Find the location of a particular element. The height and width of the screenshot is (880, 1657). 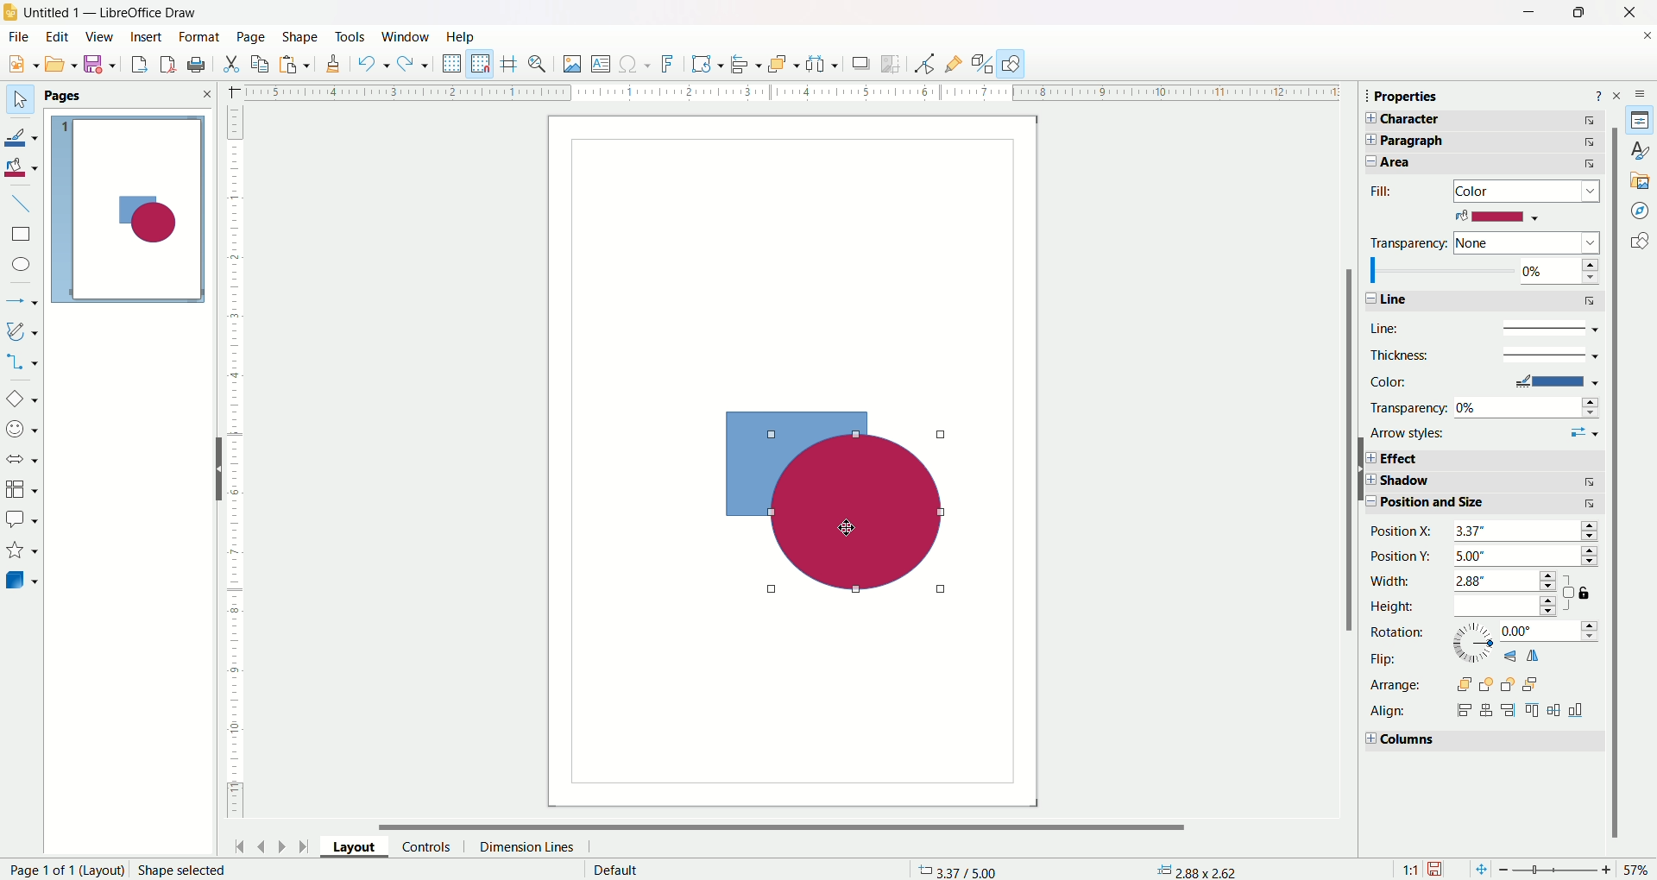

line is located at coordinates (1480, 327).